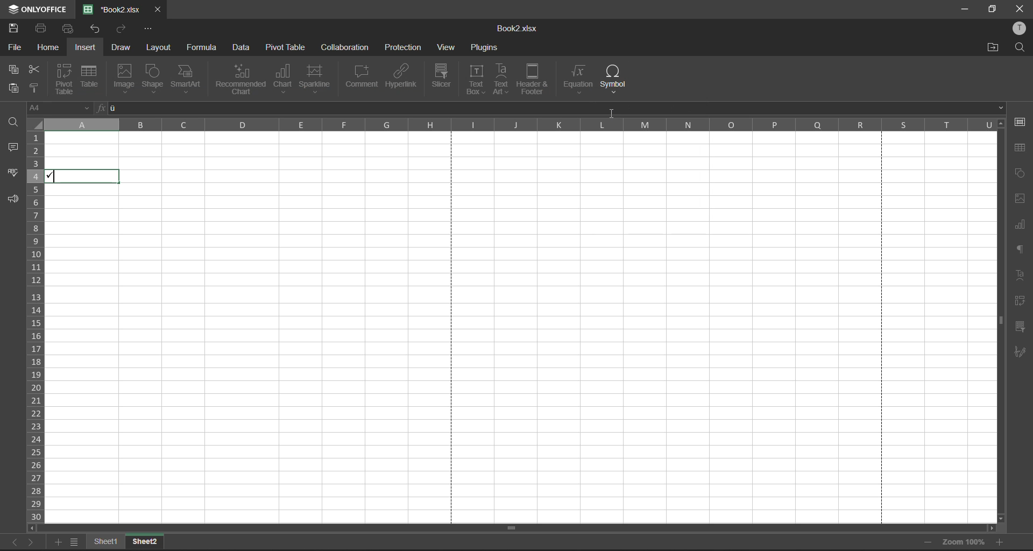  I want to click on shape, so click(152, 79).